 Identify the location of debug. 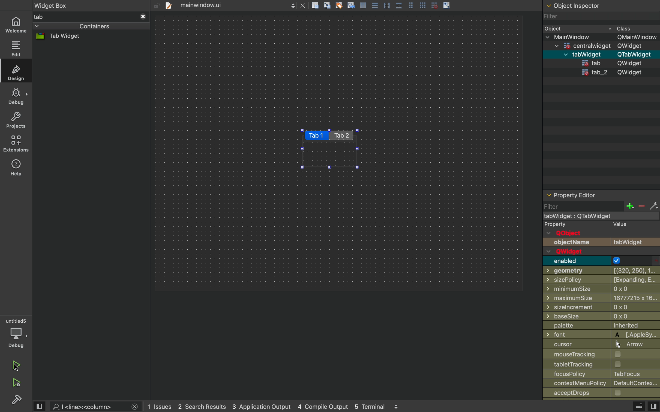
(16, 97).